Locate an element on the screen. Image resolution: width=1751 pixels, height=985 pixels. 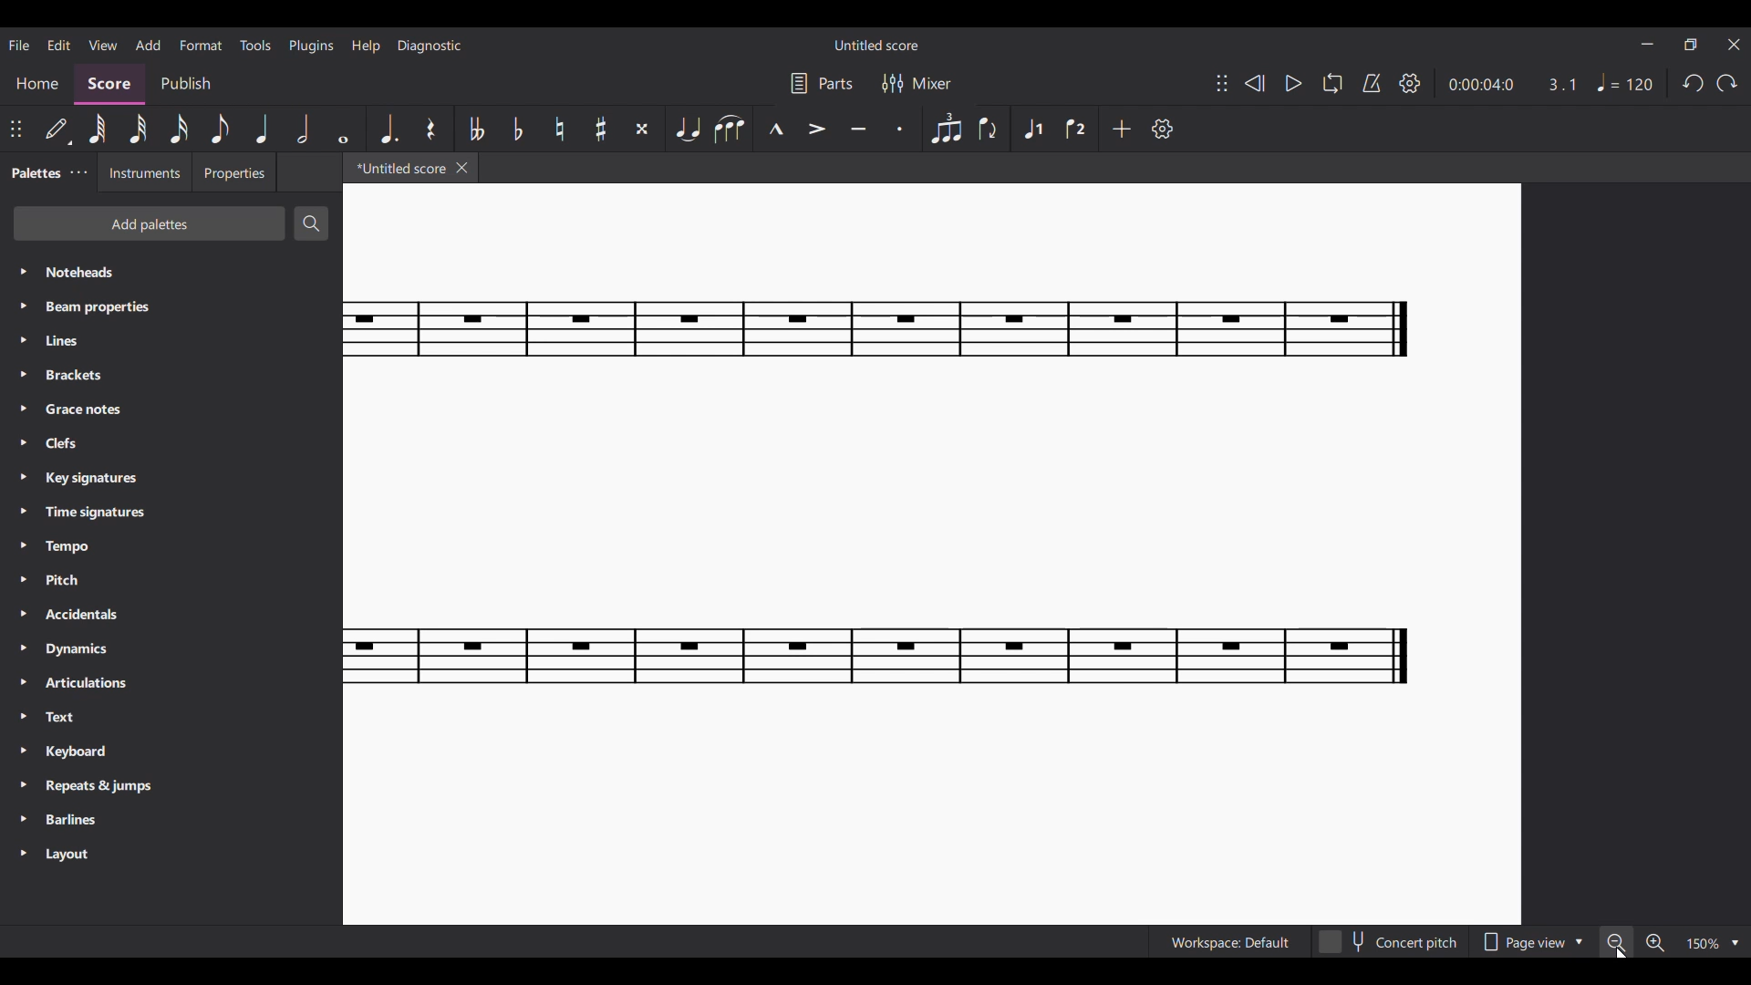
Toggle double flat is located at coordinates (476, 130).